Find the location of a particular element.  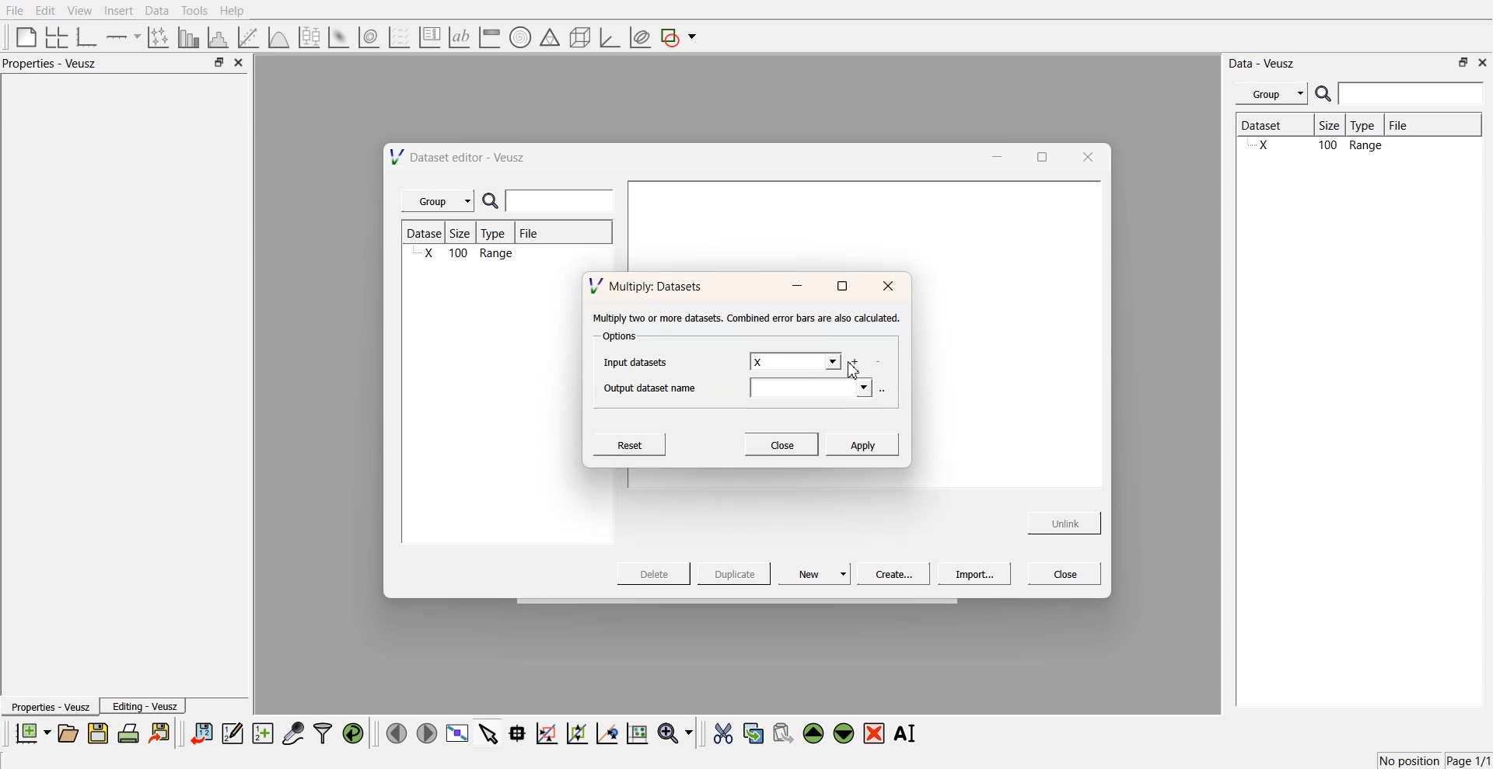

close is located at coordinates (240, 63).